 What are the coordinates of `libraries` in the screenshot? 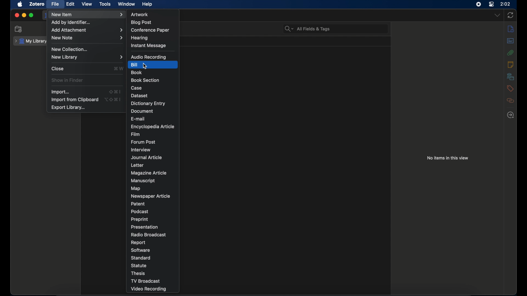 It's located at (511, 76).